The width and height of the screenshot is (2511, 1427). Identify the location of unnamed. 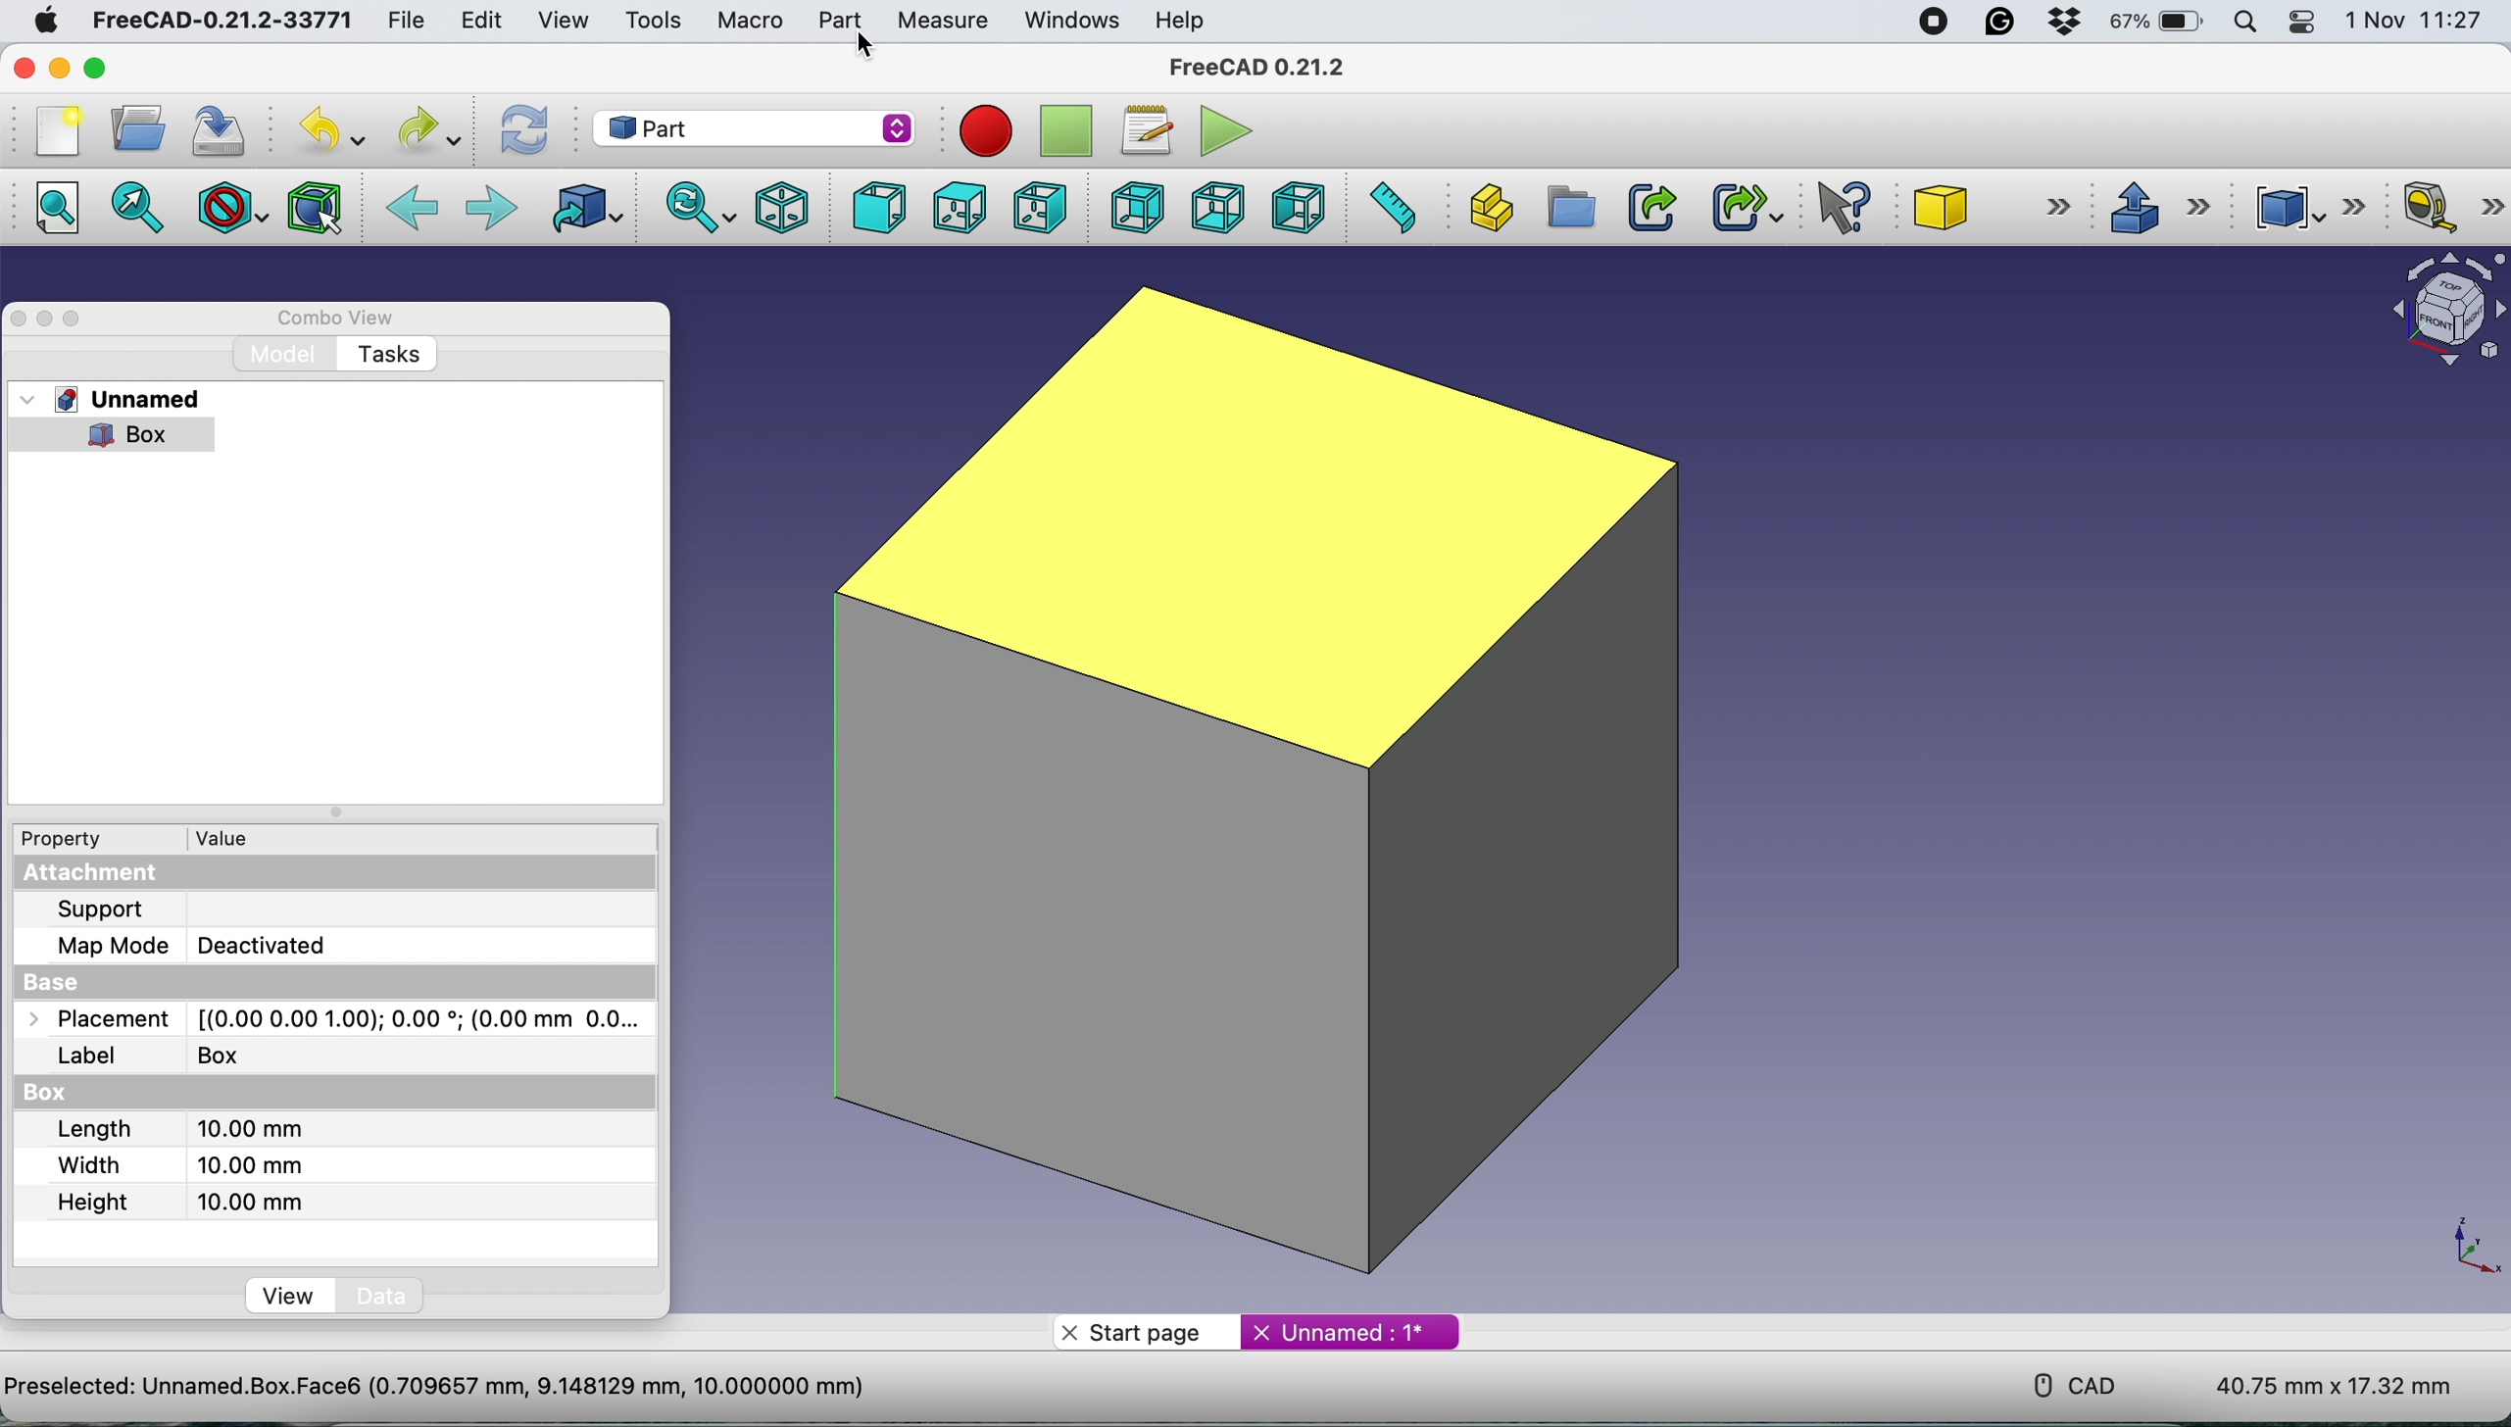
(129, 400).